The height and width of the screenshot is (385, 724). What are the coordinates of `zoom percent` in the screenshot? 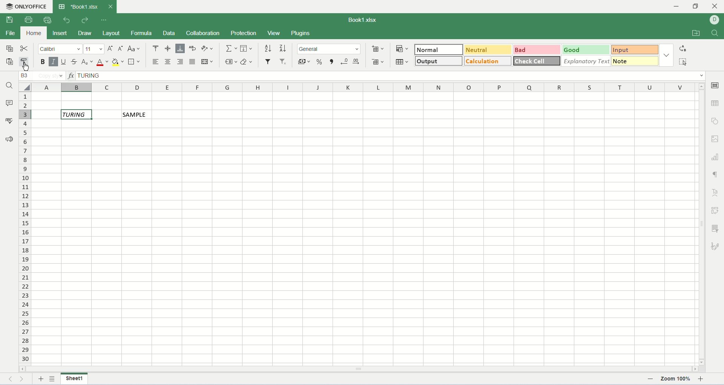 It's located at (676, 380).